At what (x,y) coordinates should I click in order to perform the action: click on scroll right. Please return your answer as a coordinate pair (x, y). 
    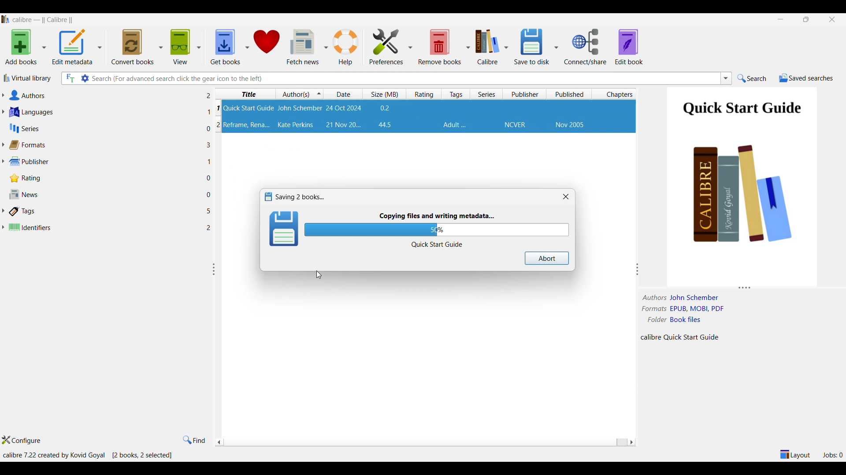
    Looking at the image, I should click on (219, 443).